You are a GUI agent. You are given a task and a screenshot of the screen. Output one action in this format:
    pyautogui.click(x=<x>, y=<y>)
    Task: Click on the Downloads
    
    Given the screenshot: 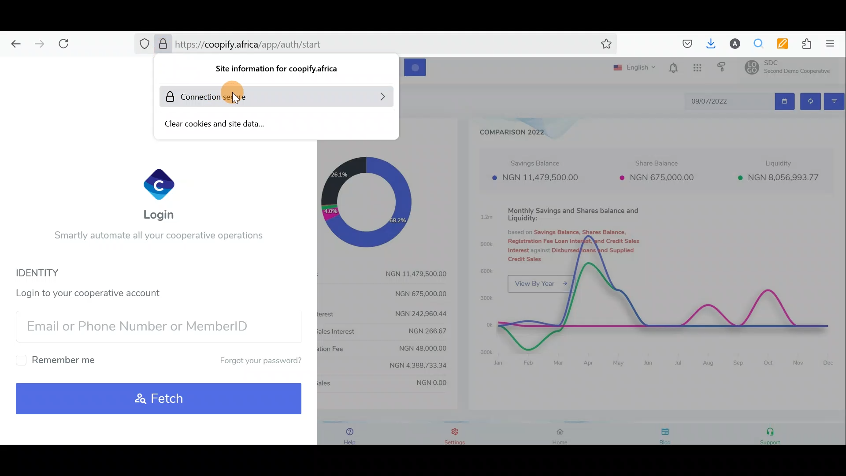 What is the action you would take?
    pyautogui.click(x=709, y=43)
    